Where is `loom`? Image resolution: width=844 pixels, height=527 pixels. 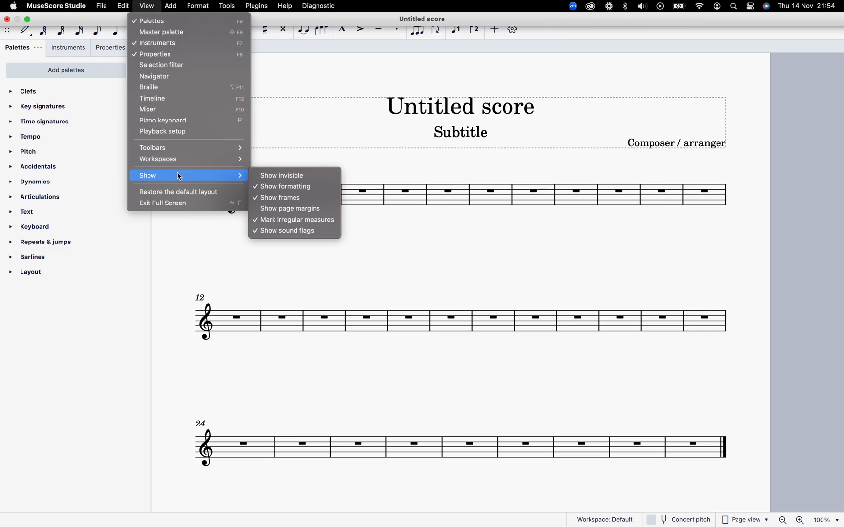
loom is located at coordinates (609, 7).